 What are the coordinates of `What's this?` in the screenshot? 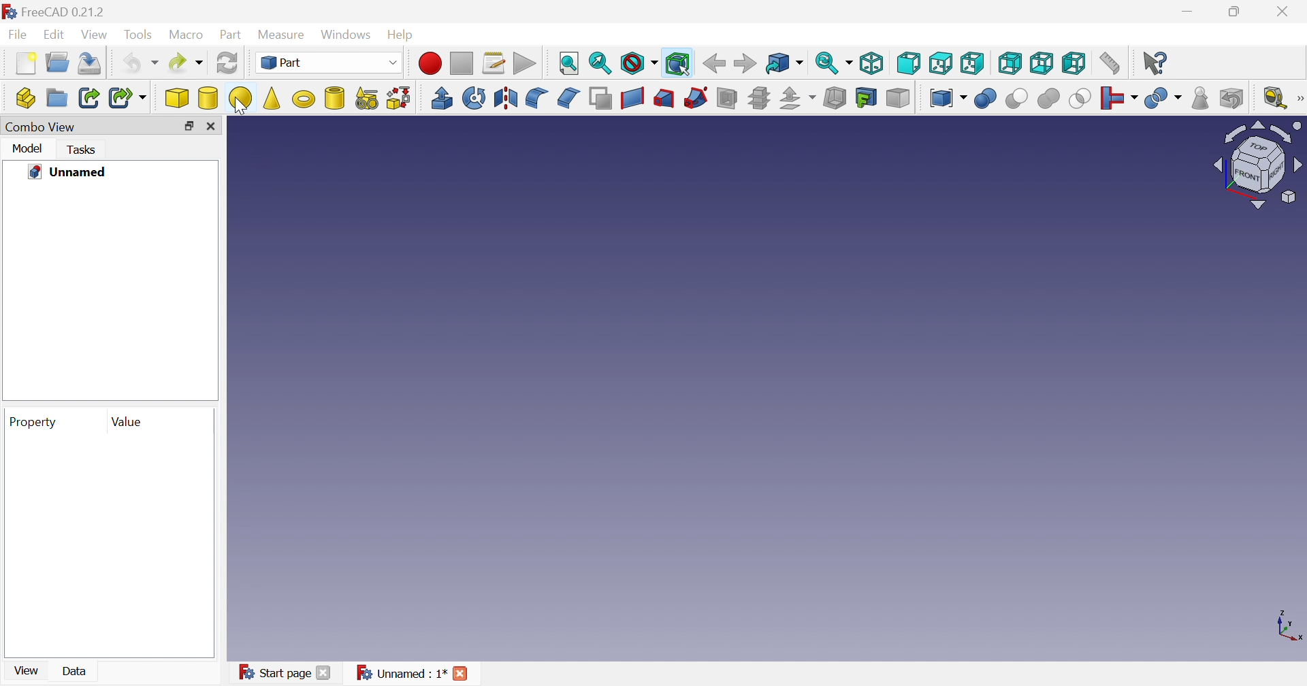 It's located at (1154, 63).